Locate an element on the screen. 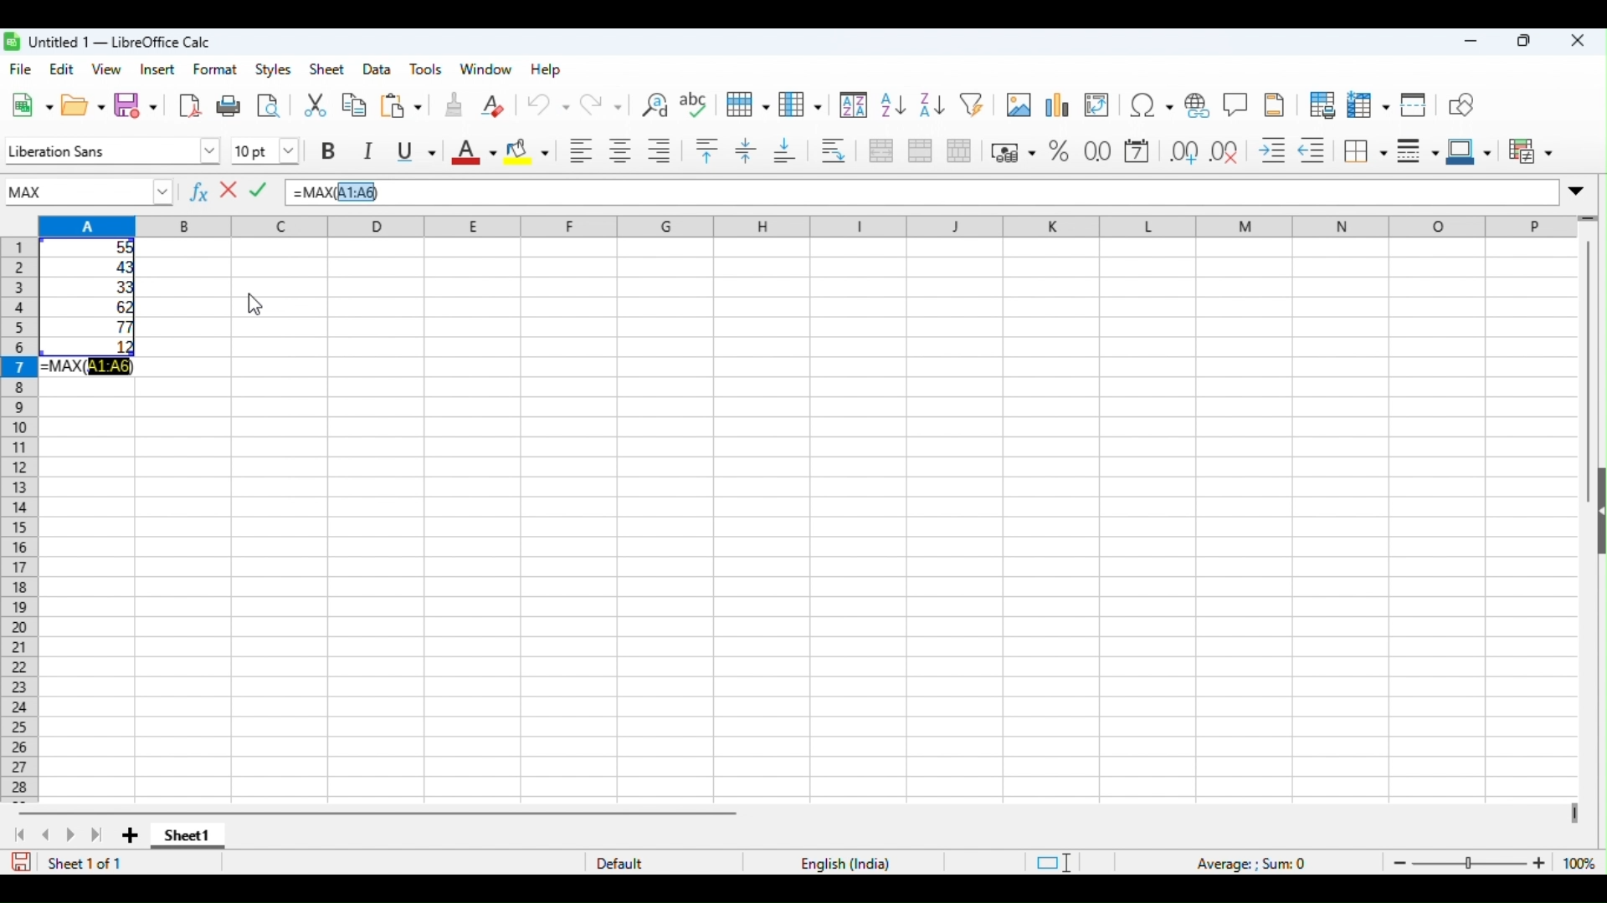 The image size is (1607, 903). function wizard is located at coordinates (198, 193).